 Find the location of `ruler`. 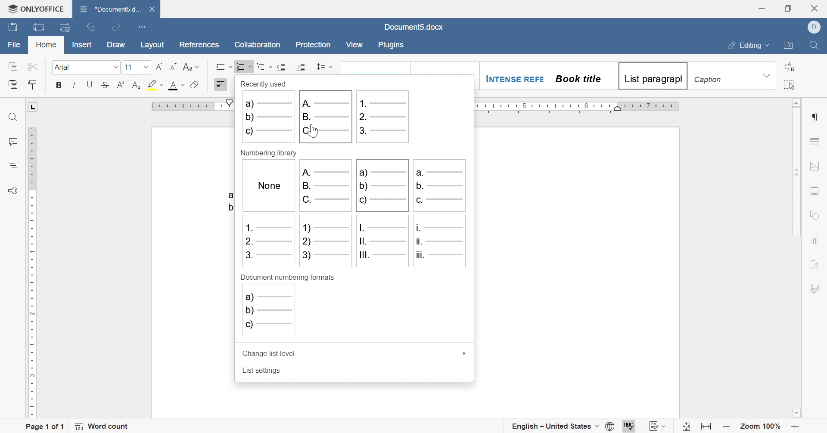

ruler is located at coordinates (578, 107).